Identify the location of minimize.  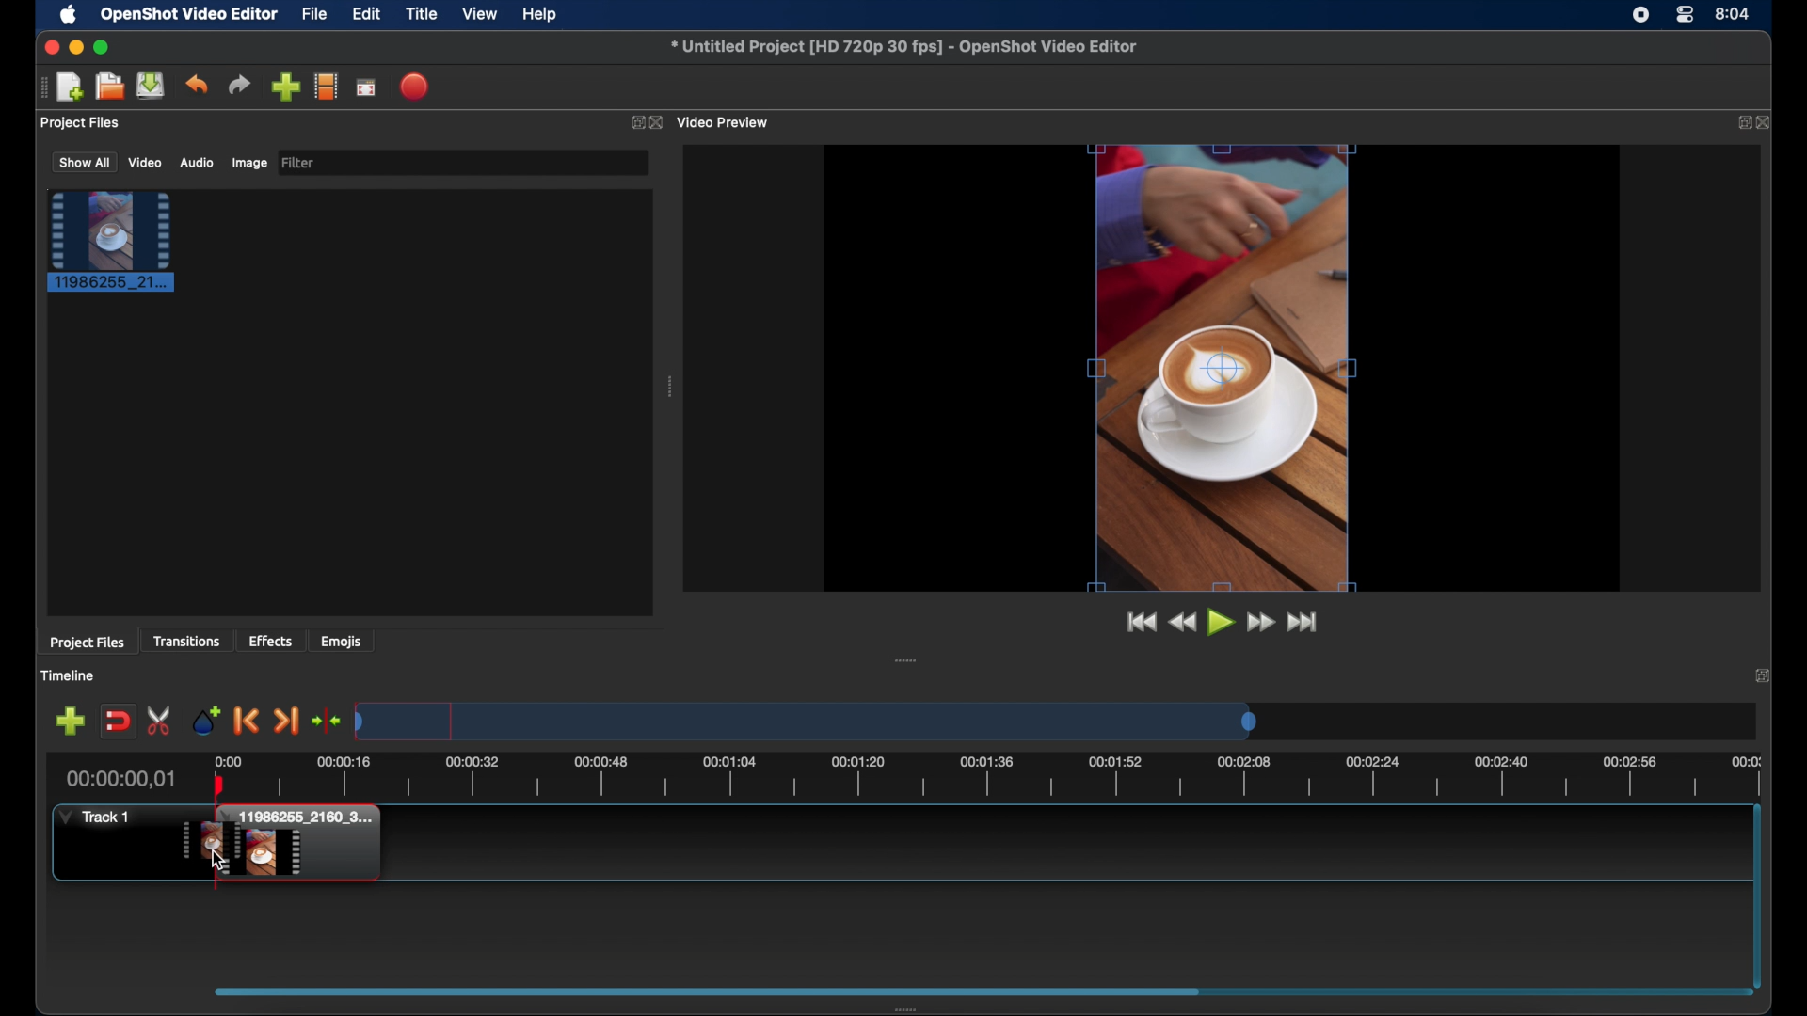
(76, 47).